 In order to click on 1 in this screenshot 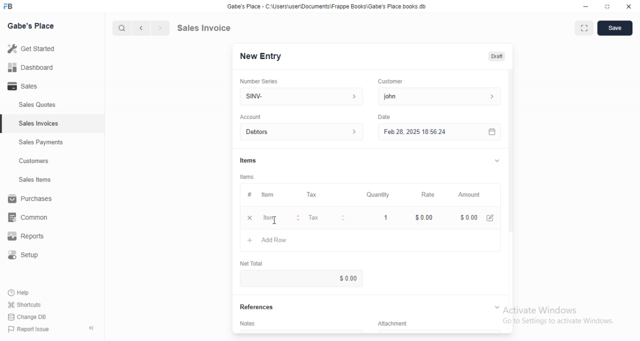, I will do `click(386, 217)`.